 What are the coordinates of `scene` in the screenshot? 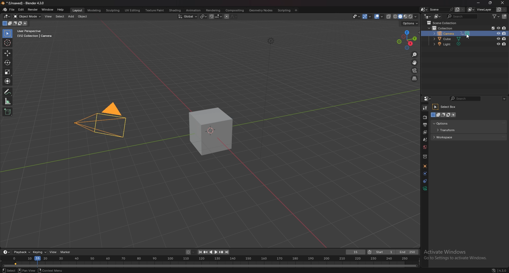 It's located at (441, 9).